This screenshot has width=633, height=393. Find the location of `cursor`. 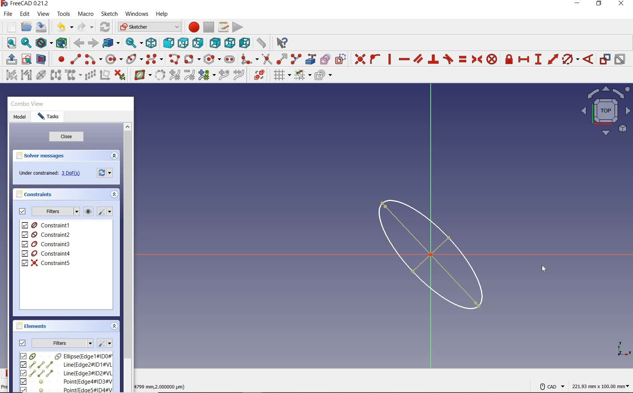

cursor is located at coordinates (544, 268).